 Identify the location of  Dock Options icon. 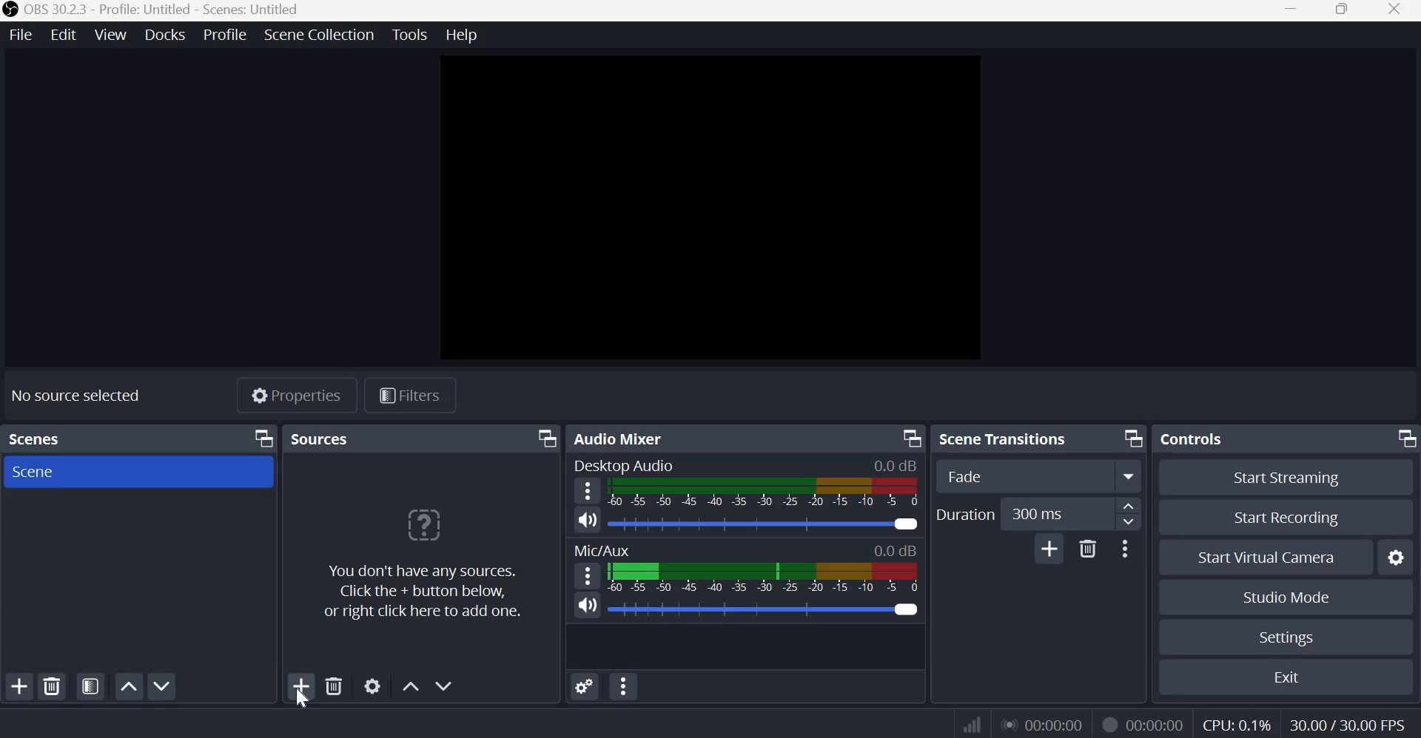
(1132, 437).